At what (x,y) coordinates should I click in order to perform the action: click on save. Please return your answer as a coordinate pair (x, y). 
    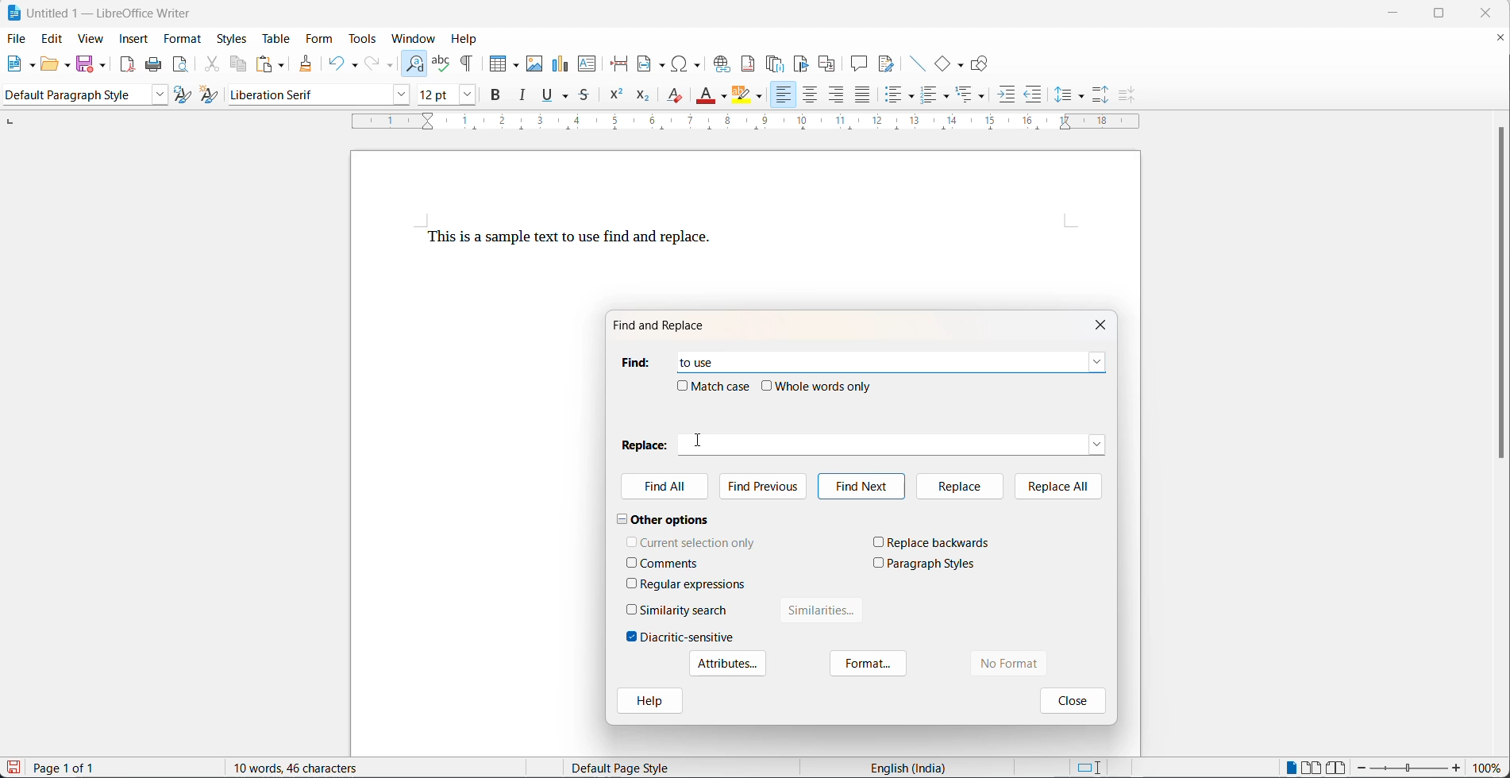
    Looking at the image, I should click on (86, 63).